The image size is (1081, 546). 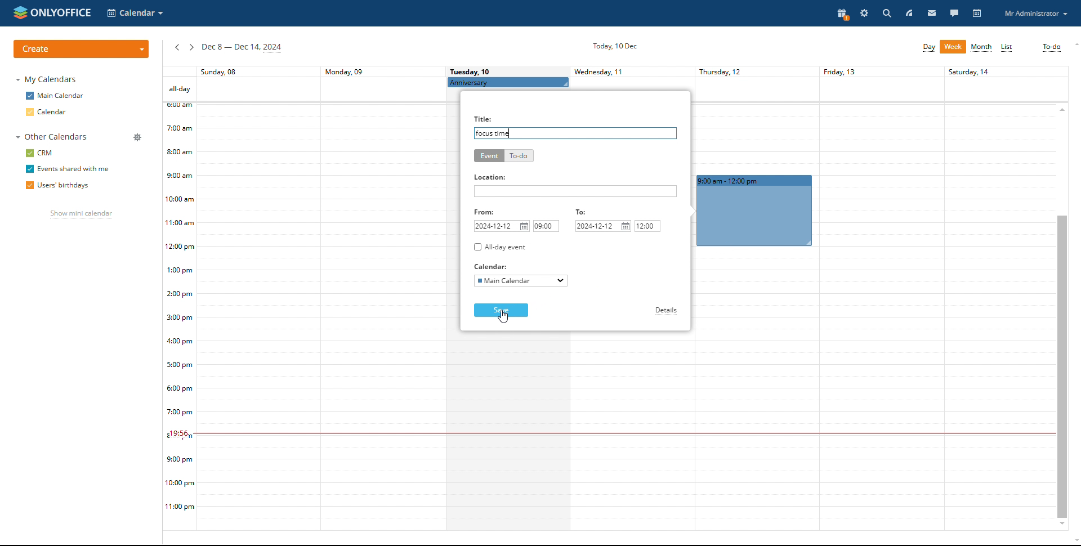 What do you see at coordinates (667, 311) in the screenshot?
I see `details` at bounding box center [667, 311].